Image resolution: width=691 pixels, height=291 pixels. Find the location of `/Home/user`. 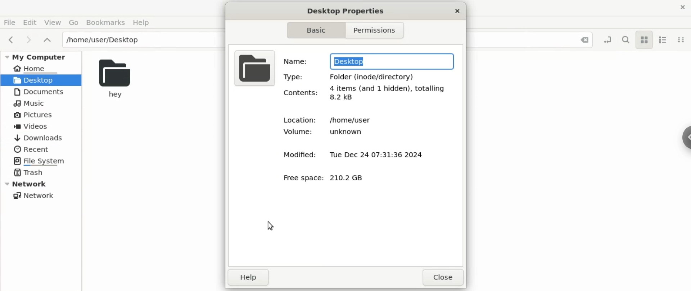

/Home/user is located at coordinates (352, 120).